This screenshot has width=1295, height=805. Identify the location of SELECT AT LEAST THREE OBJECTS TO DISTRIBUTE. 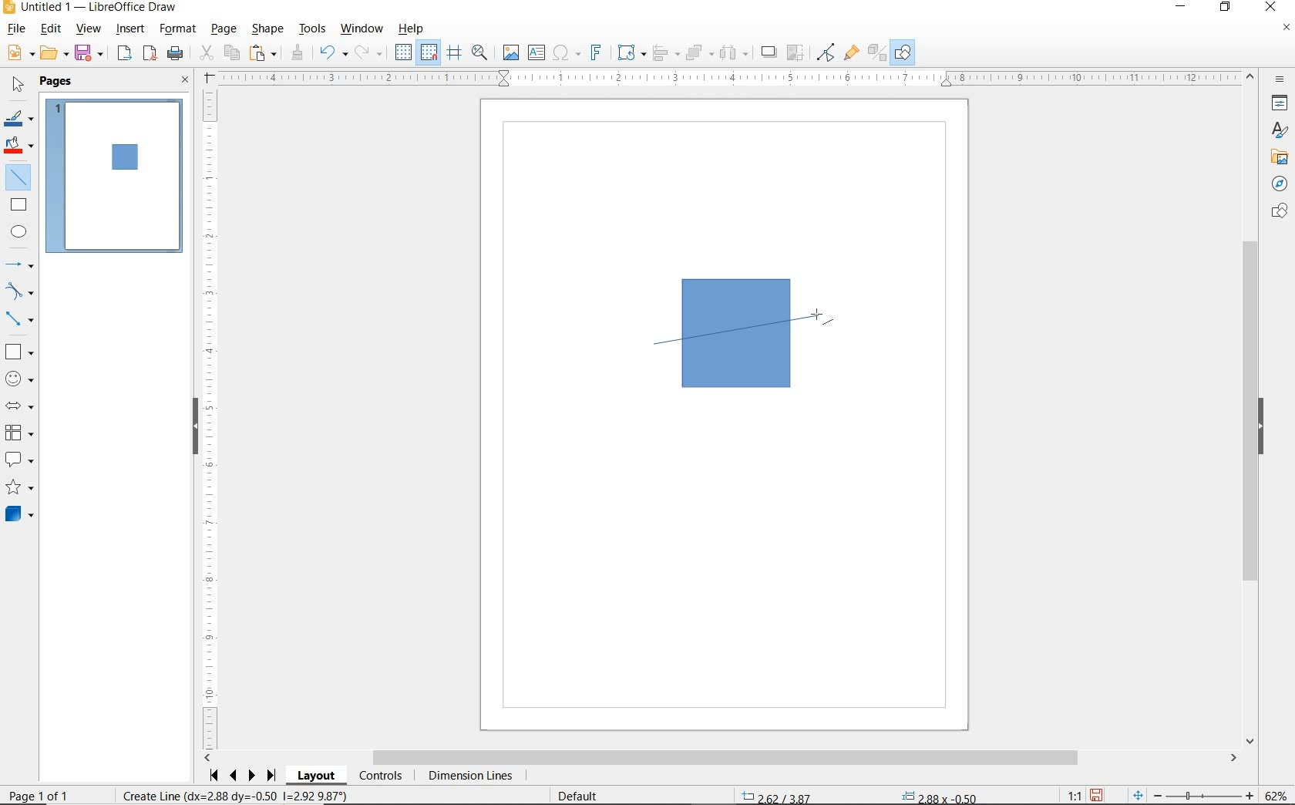
(735, 52).